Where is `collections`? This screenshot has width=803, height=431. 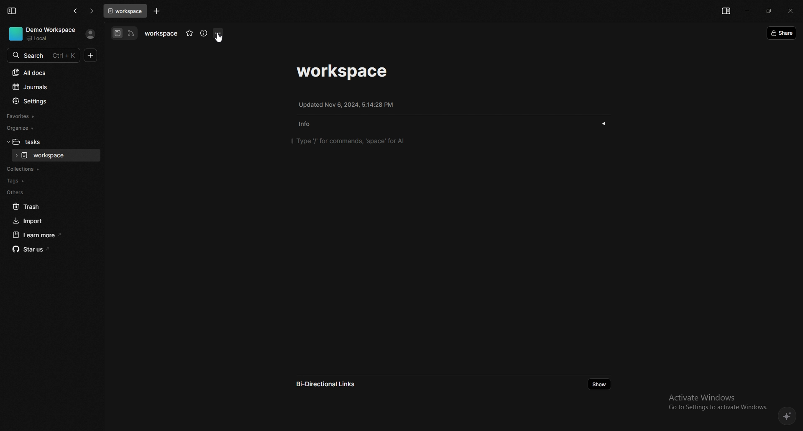
collections is located at coordinates (48, 169).